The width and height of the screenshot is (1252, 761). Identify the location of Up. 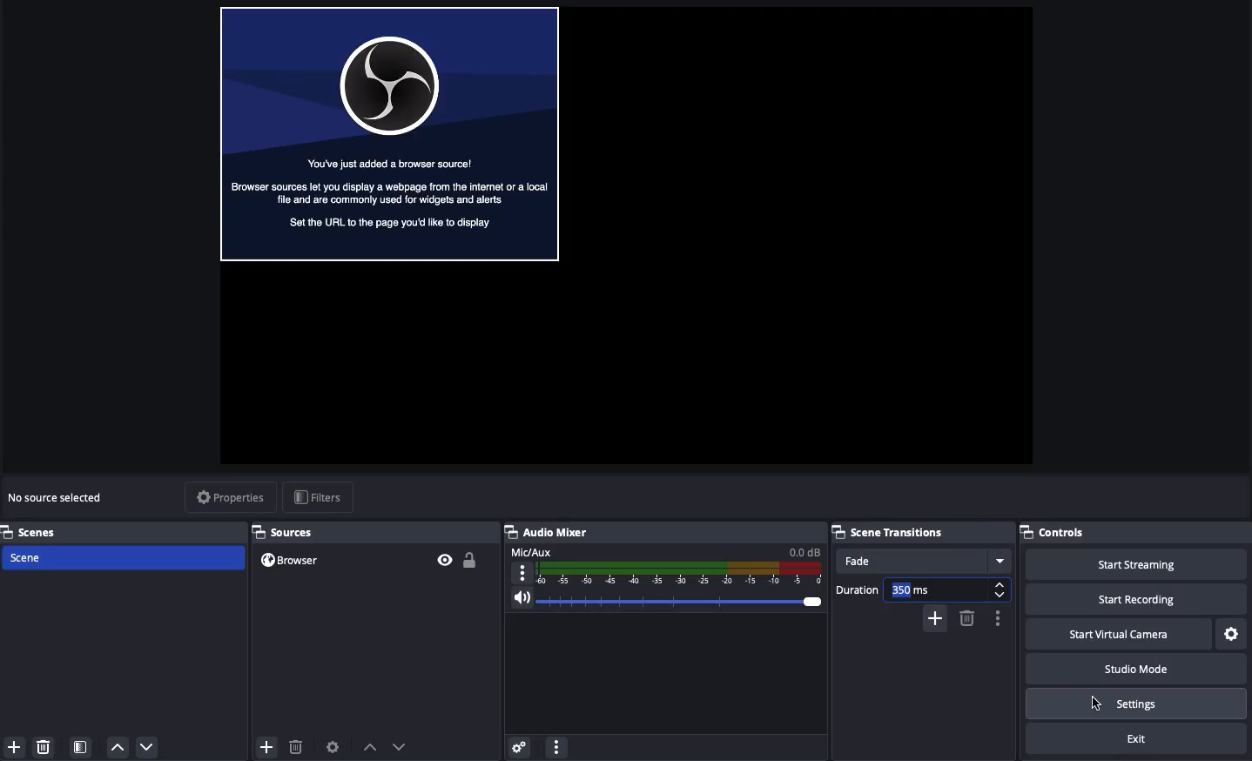
(116, 747).